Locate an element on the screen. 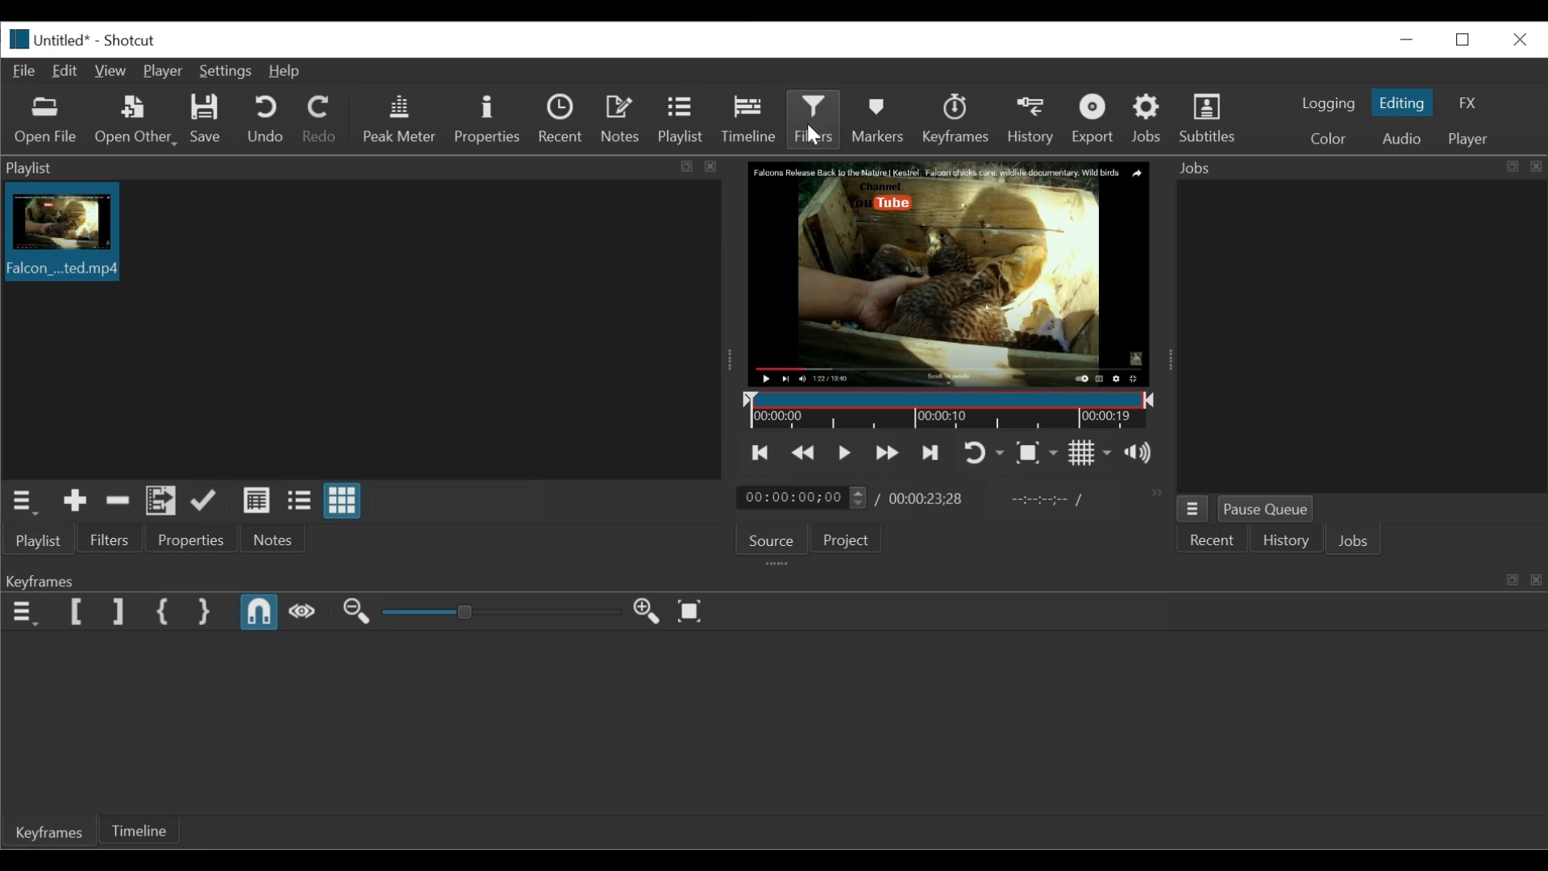 The image size is (1548, 871). minimize is located at coordinates (1463, 40).